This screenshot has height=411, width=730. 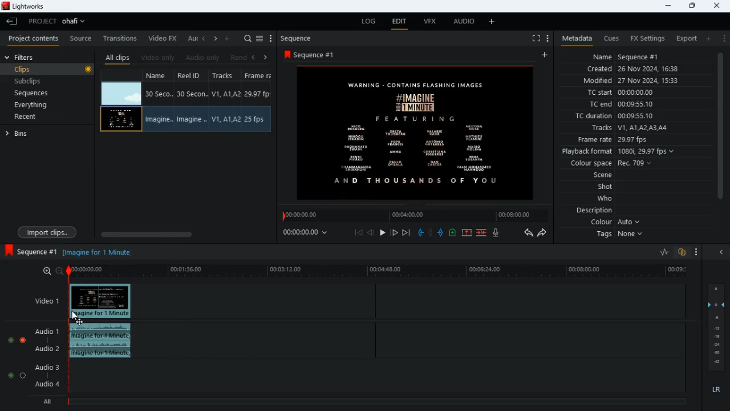 I want to click on tracks, so click(x=225, y=76).